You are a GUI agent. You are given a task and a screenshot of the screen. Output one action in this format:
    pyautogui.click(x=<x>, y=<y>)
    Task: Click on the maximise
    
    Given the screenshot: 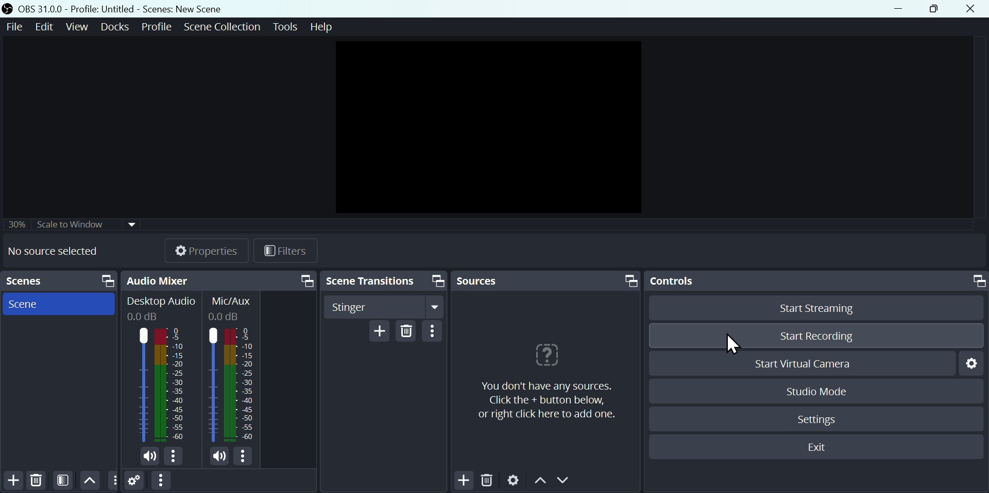 What is the action you would take?
    pyautogui.click(x=933, y=9)
    